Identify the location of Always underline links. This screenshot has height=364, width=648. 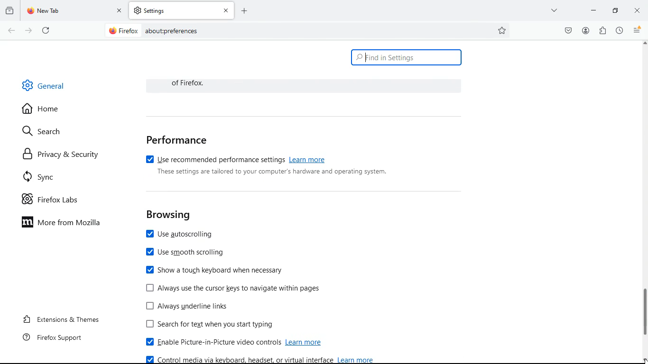
(189, 305).